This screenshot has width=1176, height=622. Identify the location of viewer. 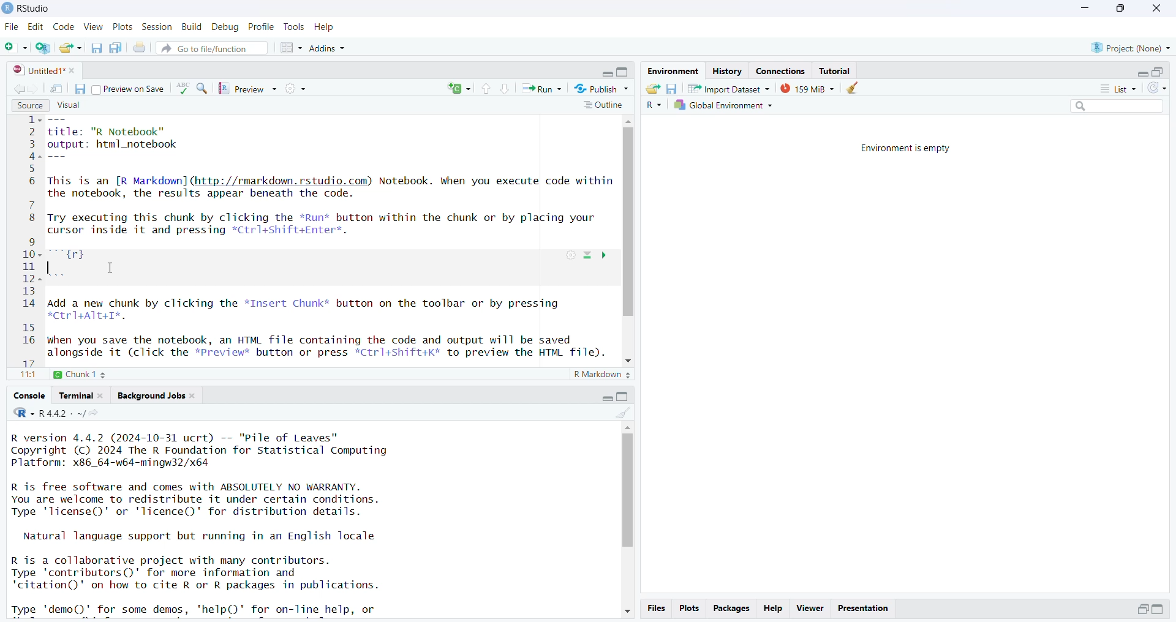
(810, 609).